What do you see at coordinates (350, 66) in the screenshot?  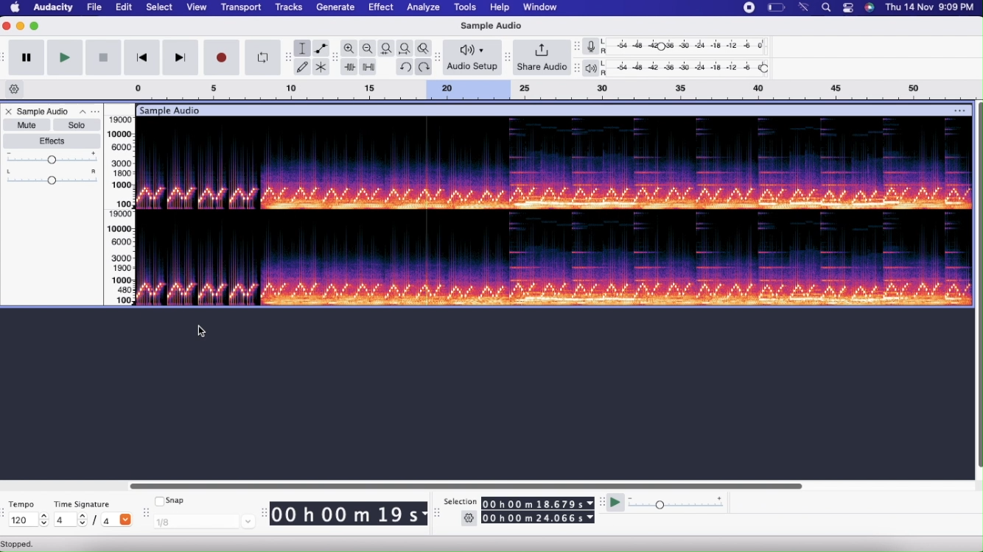 I see `Trim outside selection` at bounding box center [350, 66].